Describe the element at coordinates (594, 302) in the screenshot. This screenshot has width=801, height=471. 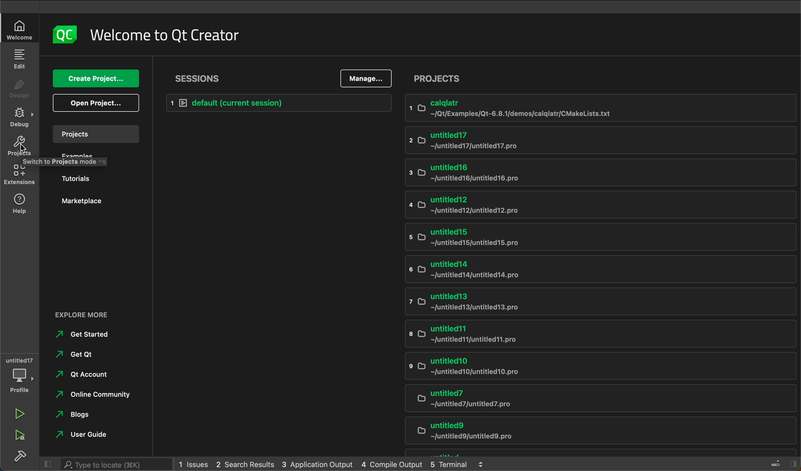
I see `untitled13` at that location.